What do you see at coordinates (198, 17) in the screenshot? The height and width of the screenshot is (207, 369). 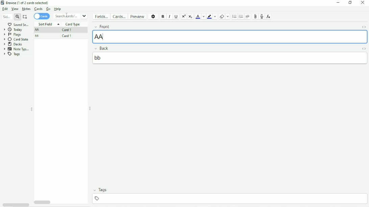 I see `Text color` at bounding box center [198, 17].